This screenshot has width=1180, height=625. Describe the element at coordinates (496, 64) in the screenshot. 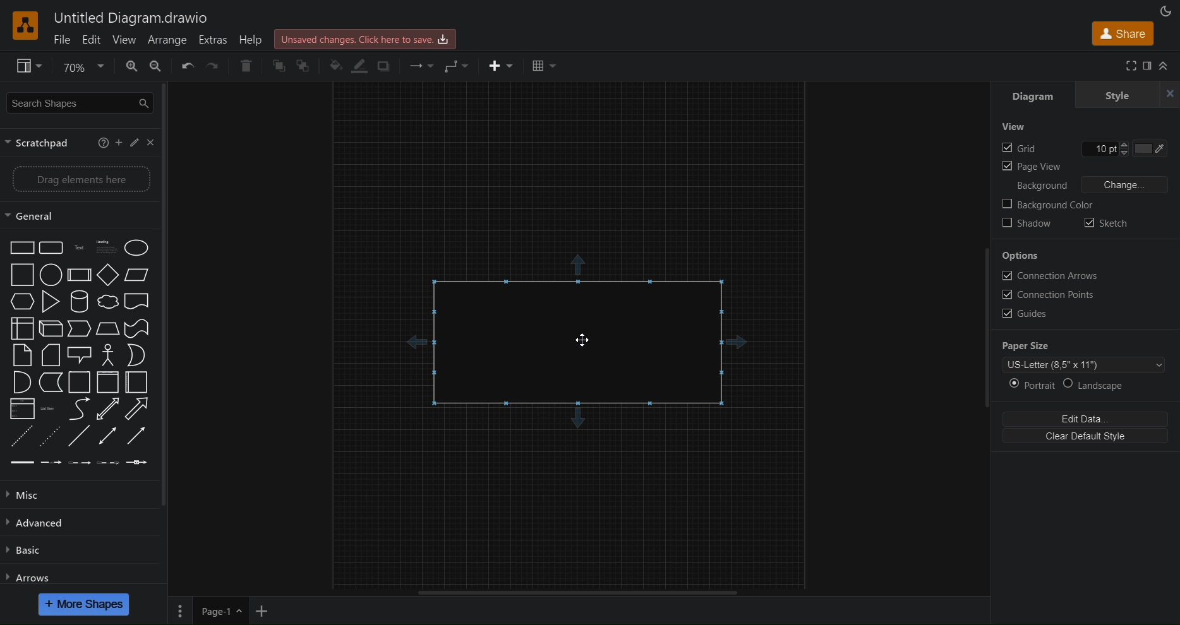

I see `Insert` at that location.